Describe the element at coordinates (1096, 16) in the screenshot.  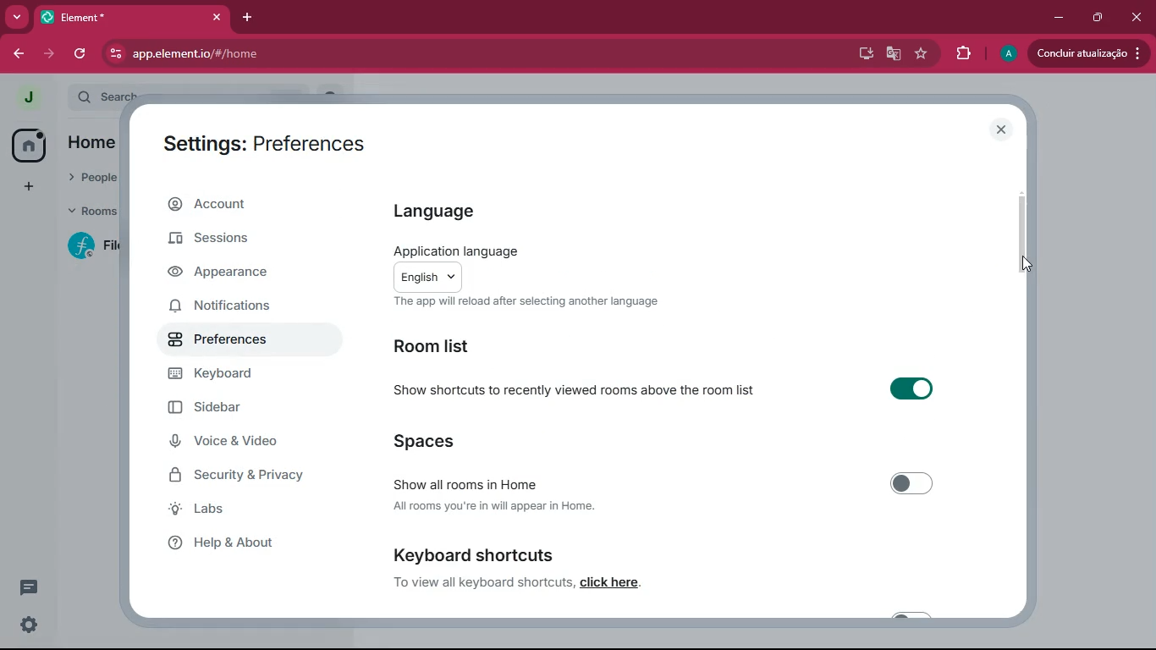
I see `maximize` at that location.